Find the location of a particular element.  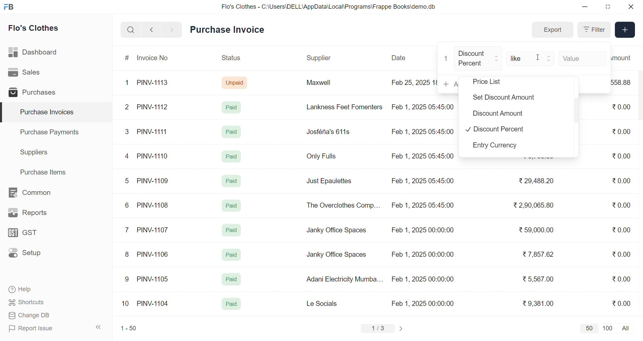

Purchases is located at coordinates (34, 93).